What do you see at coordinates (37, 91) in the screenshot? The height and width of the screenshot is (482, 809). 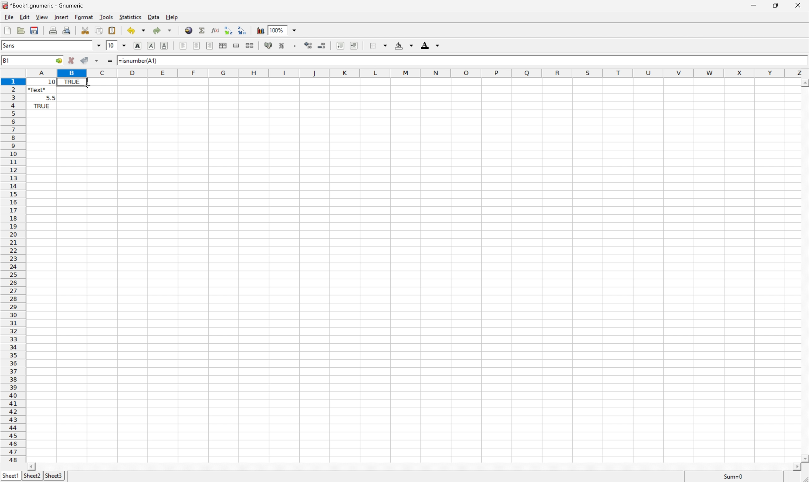 I see `"Text"` at bounding box center [37, 91].